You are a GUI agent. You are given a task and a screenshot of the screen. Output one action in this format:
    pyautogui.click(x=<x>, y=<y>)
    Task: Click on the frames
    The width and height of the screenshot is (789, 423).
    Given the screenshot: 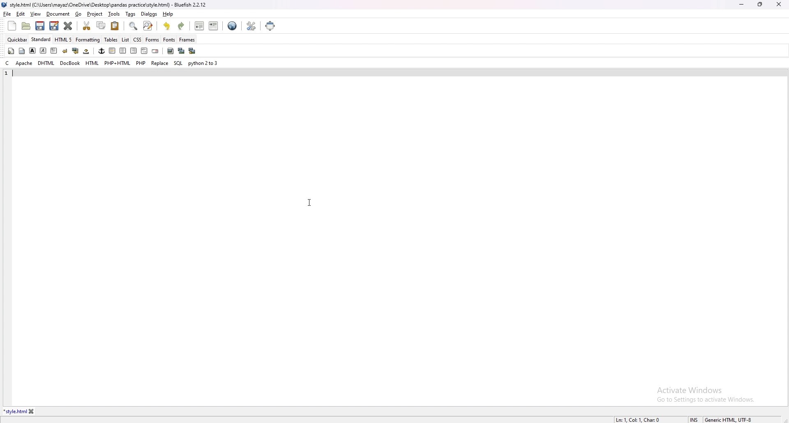 What is the action you would take?
    pyautogui.click(x=187, y=40)
    